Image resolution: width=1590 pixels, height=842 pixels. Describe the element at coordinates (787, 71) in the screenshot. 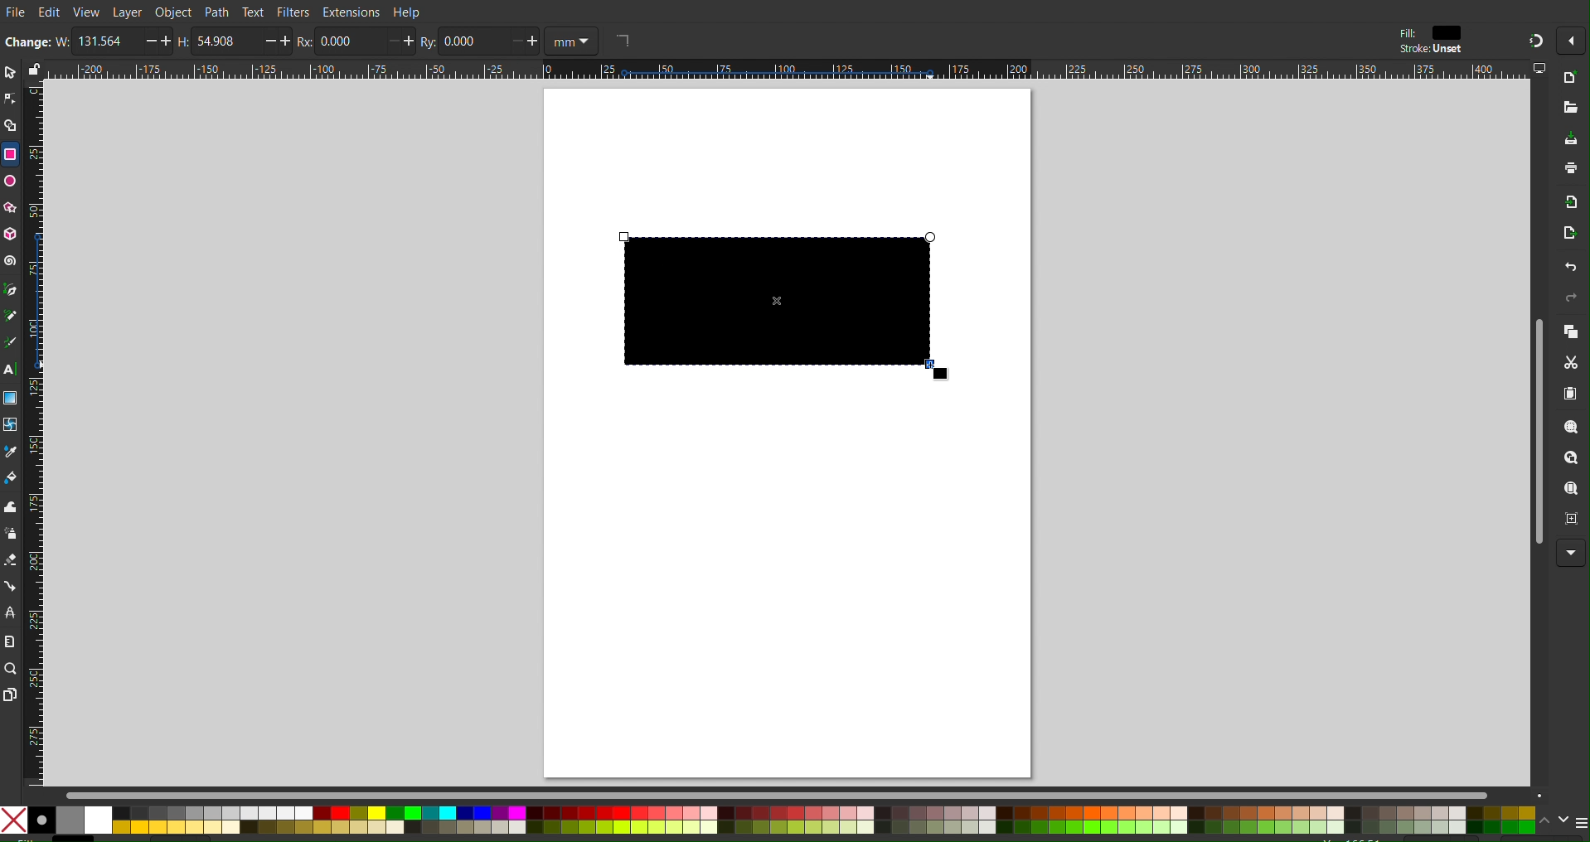

I see `Horizontal Ruler` at that location.